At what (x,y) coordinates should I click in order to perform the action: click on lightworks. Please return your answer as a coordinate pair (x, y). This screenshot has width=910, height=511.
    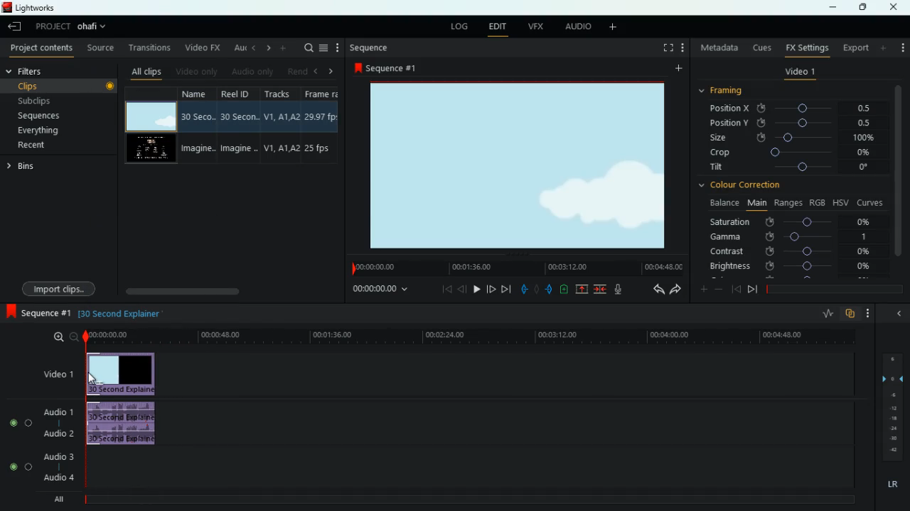
    Looking at the image, I should click on (31, 9).